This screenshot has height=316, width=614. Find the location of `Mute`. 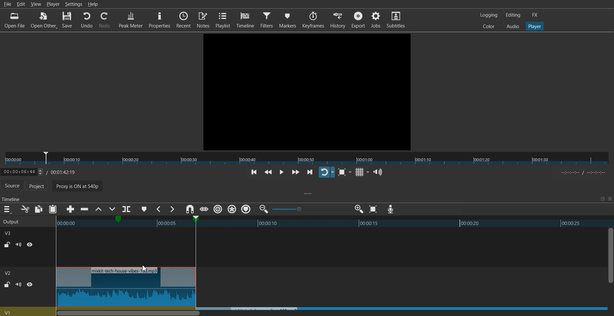

Mute is located at coordinates (19, 245).